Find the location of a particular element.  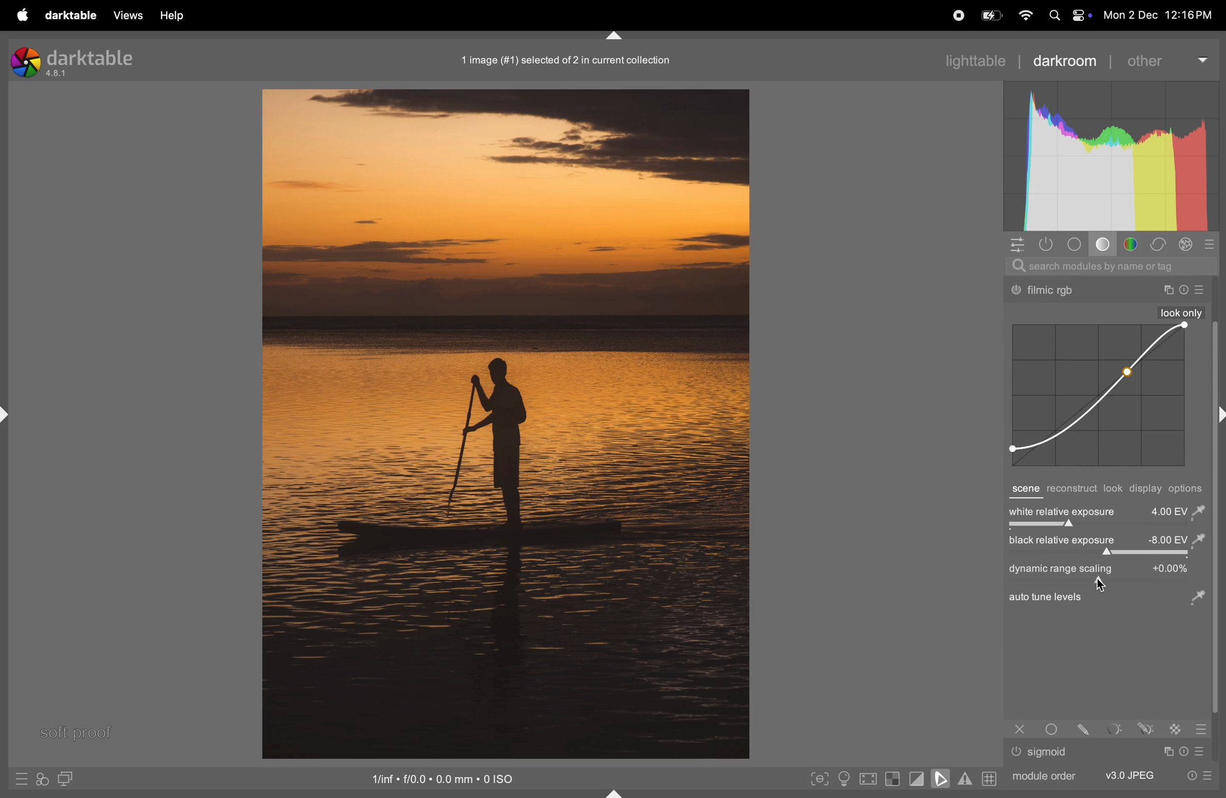

 is located at coordinates (1202, 290).